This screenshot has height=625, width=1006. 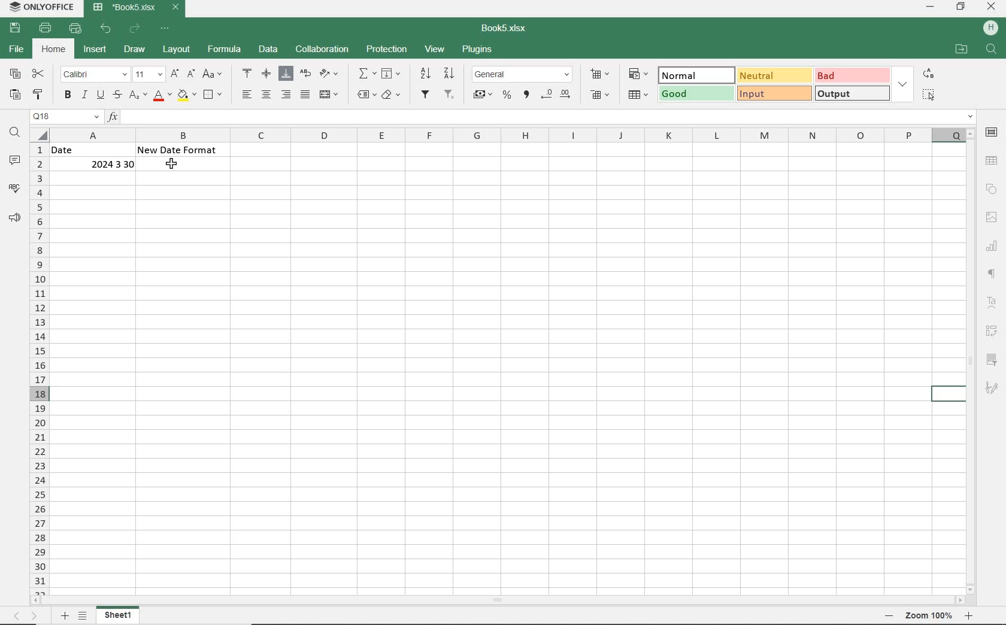 I want to click on SYSTEM NAME, so click(x=41, y=7).